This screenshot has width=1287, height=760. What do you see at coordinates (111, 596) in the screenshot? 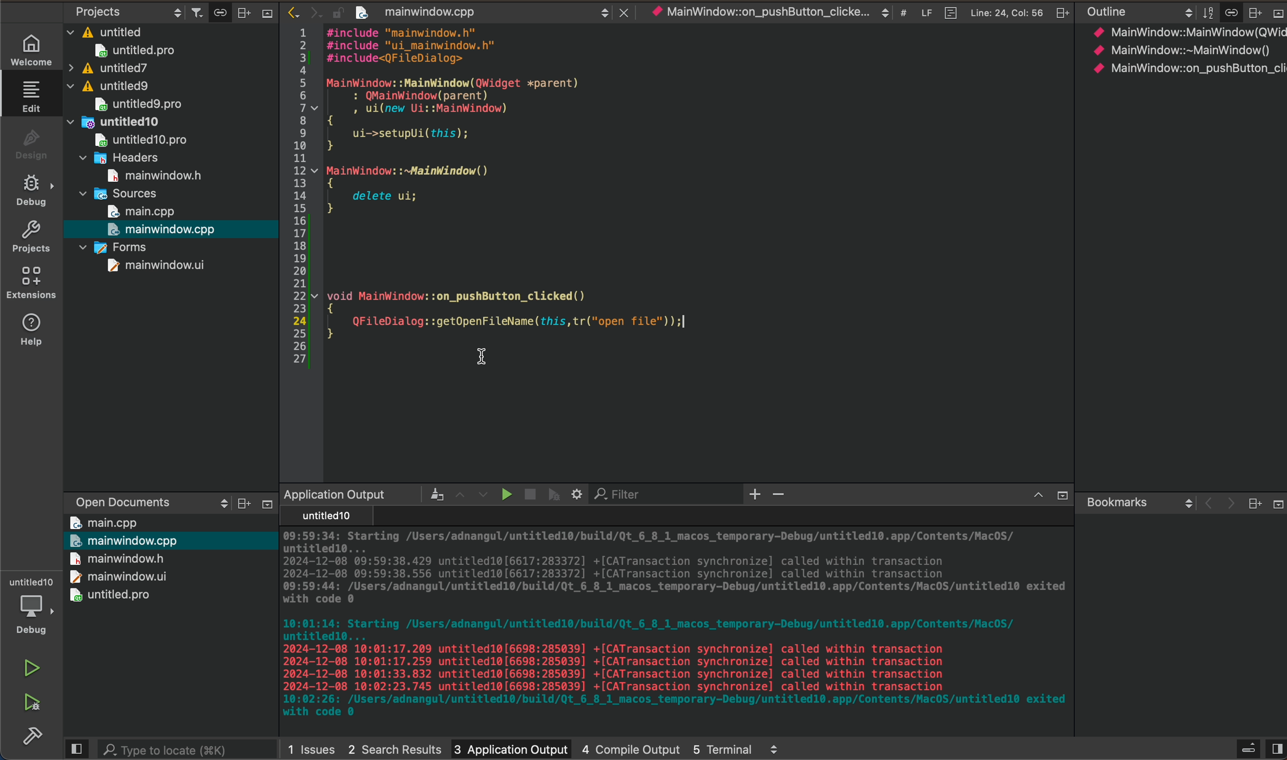
I see `untitled.pro` at bounding box center [111, 596].